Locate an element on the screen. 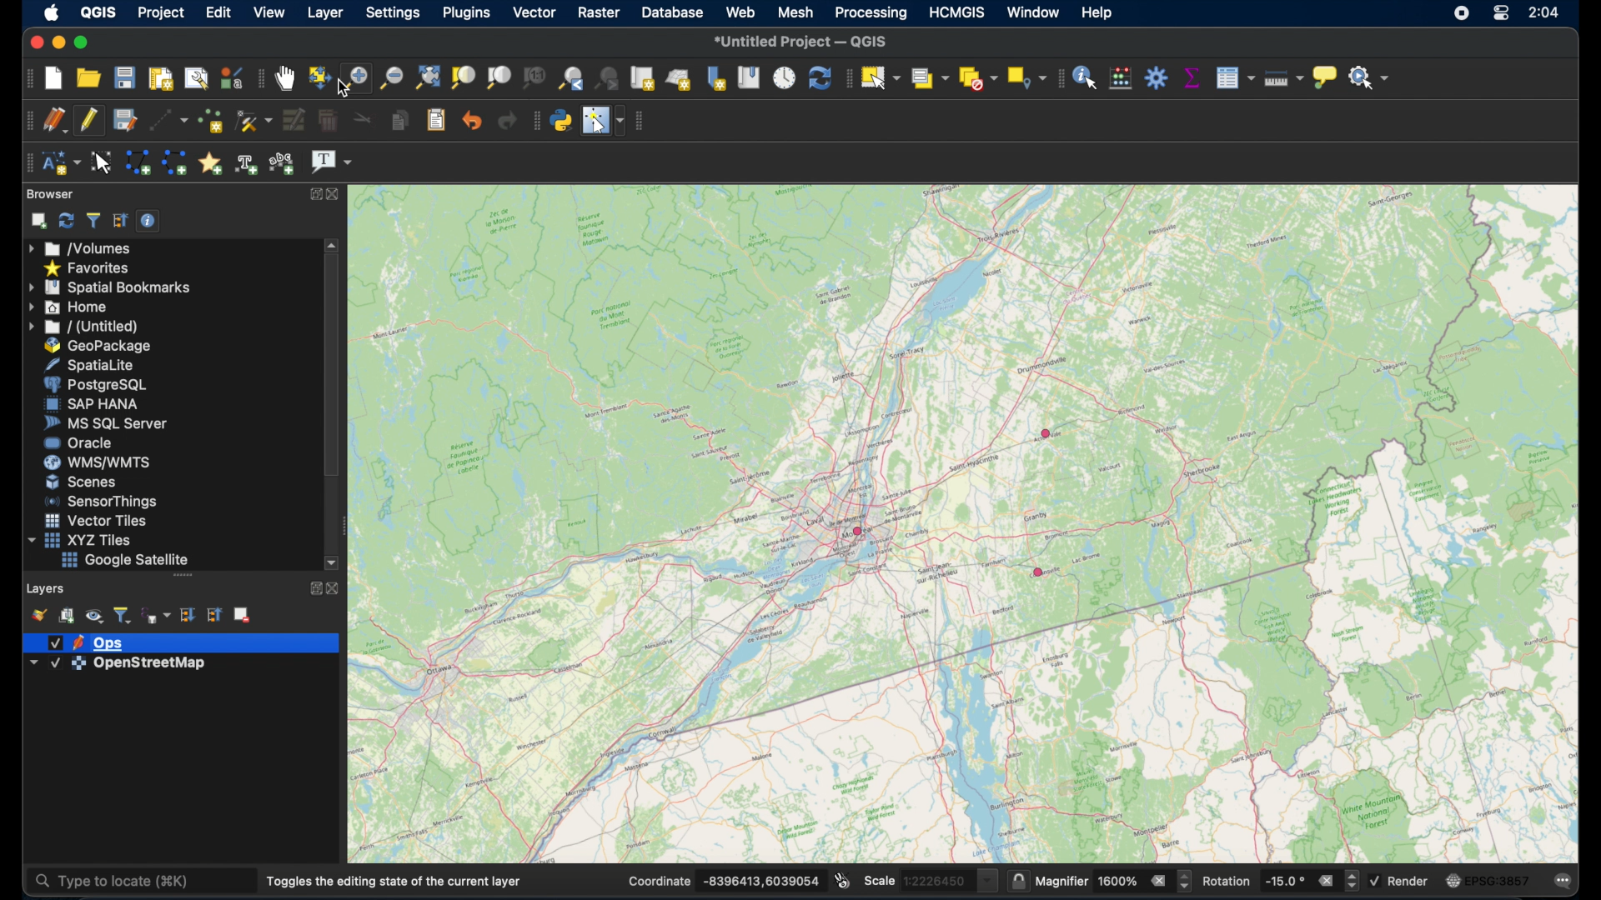 This screenshot has width=1601, height=900. xyzzy tiles is located at coordinates (82, 540).